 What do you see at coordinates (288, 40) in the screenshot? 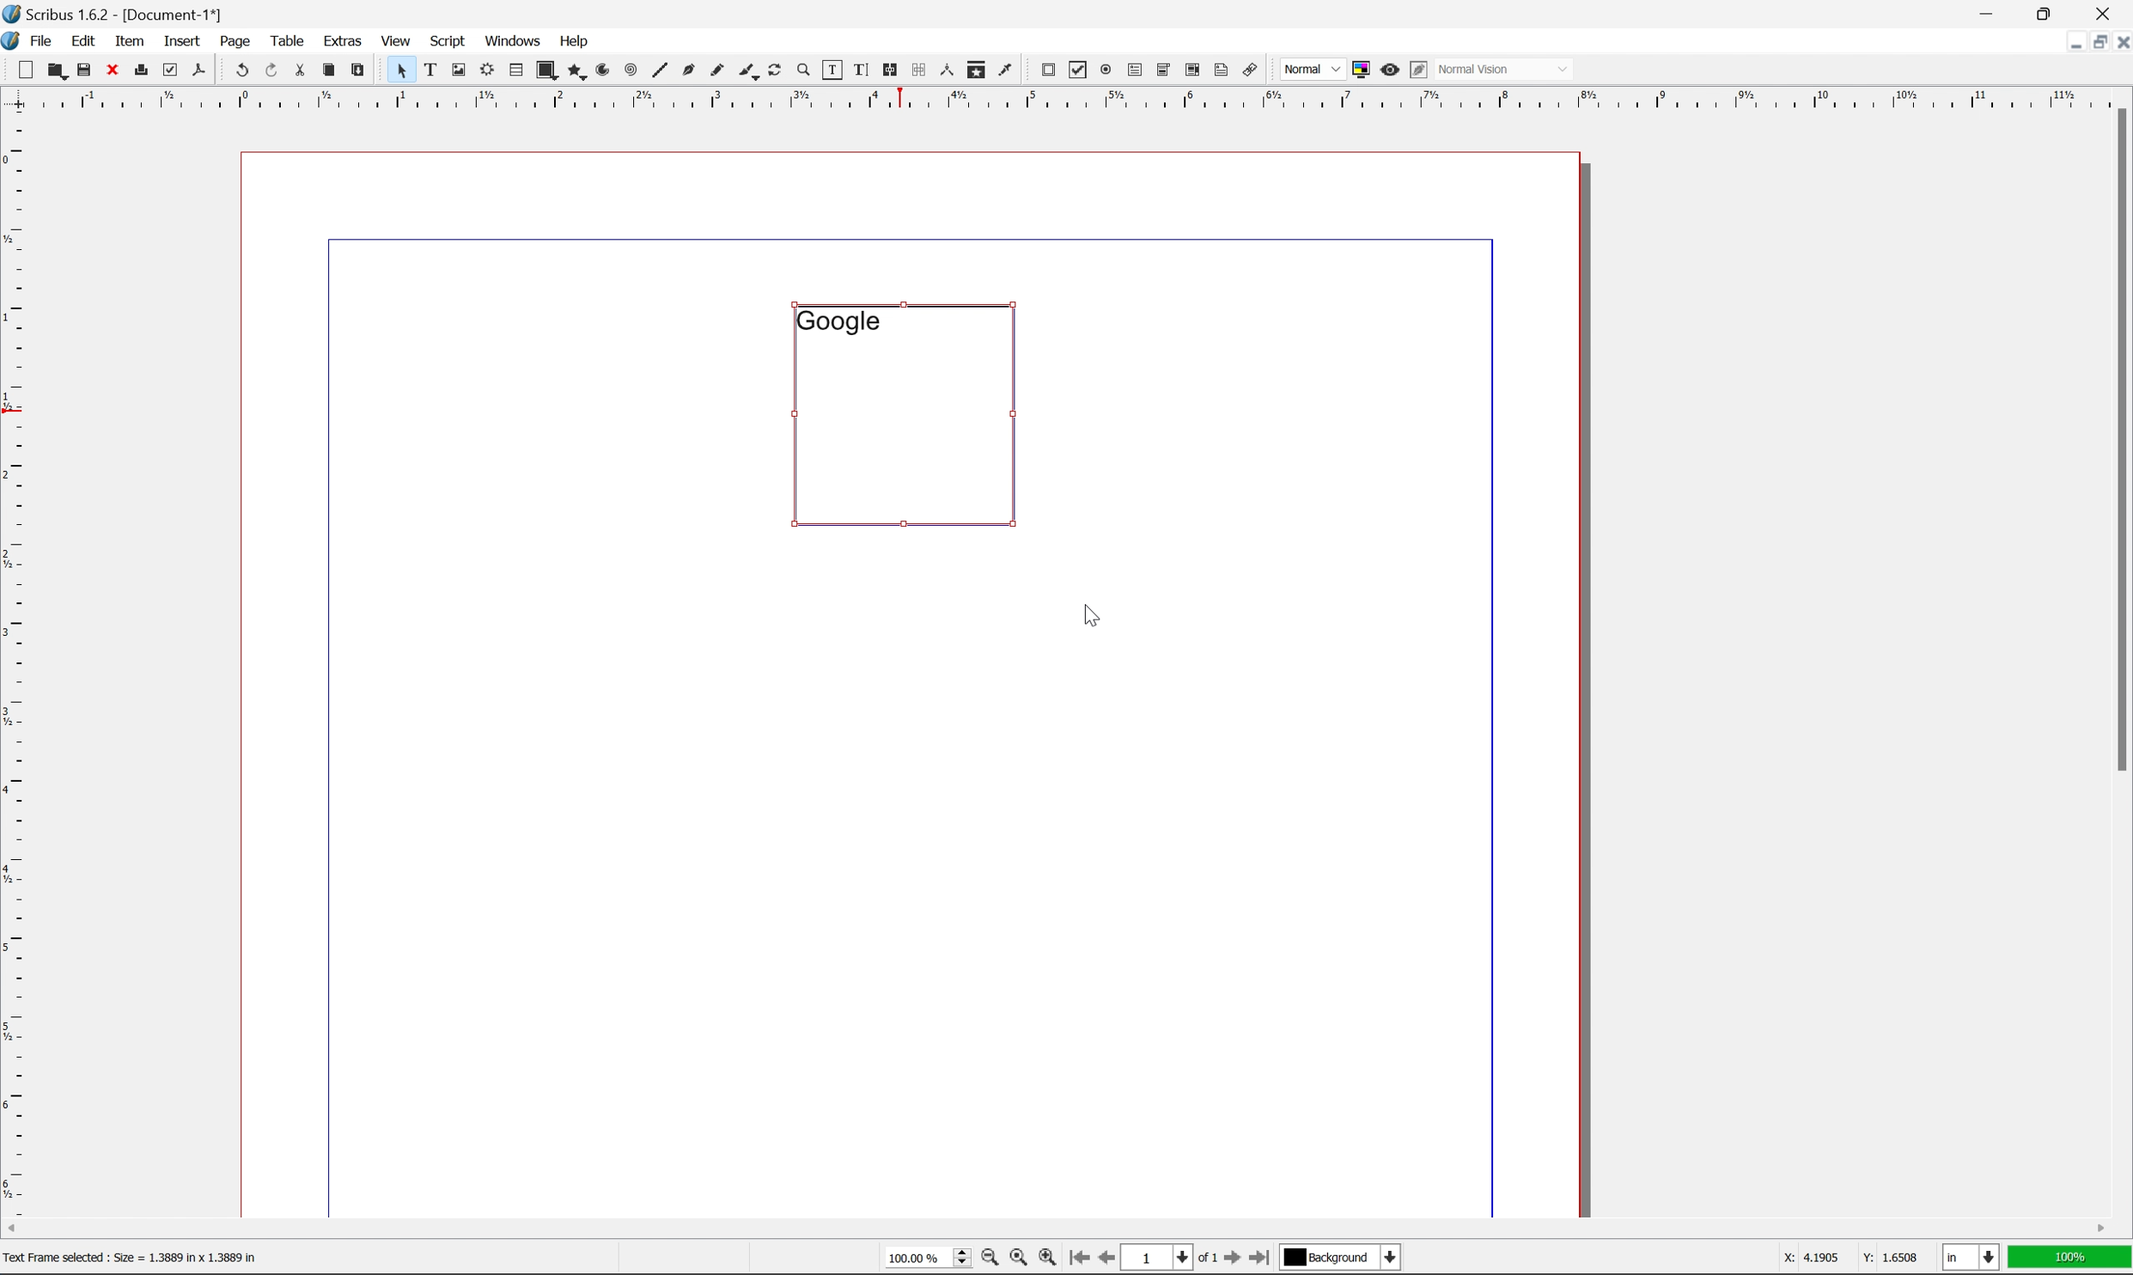
I see `table` at bounding box center [288, 40].